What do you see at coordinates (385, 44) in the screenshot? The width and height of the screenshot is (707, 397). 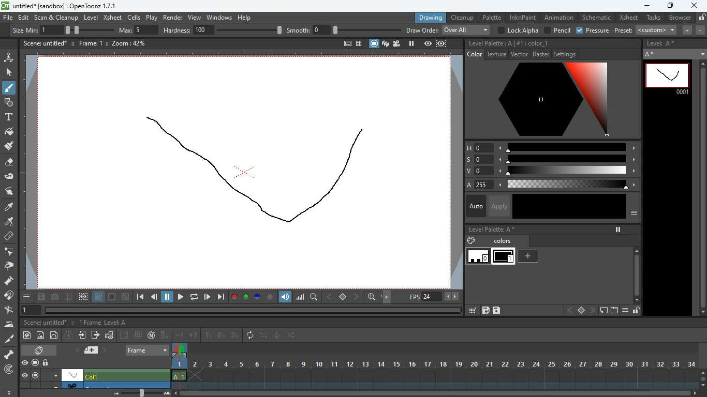 I see `screens` at bounding box center [385, 44].